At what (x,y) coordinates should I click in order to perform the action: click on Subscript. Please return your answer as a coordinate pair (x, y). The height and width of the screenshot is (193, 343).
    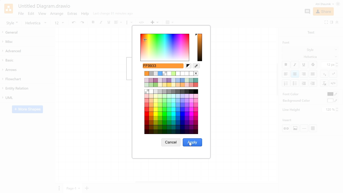
    Looking at the image, I should click on (324, 74).